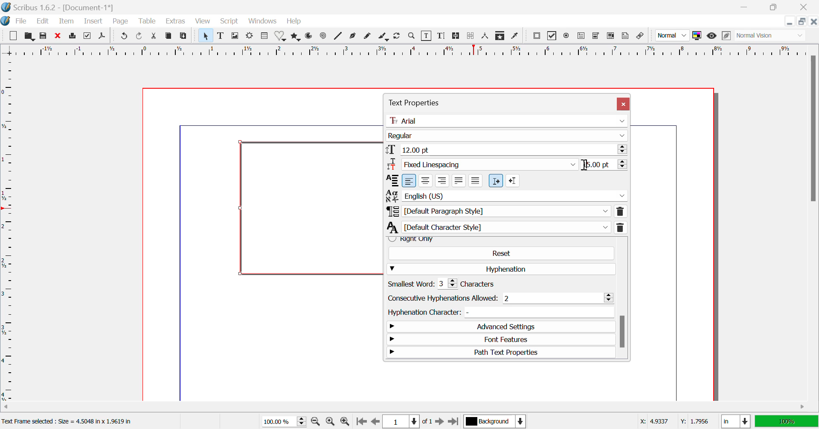 The height and width of the screenshot is (429, 819). Describe the element at coordinates (698, 36) in the screenshot. I see `Toggle Color Display` at that location.